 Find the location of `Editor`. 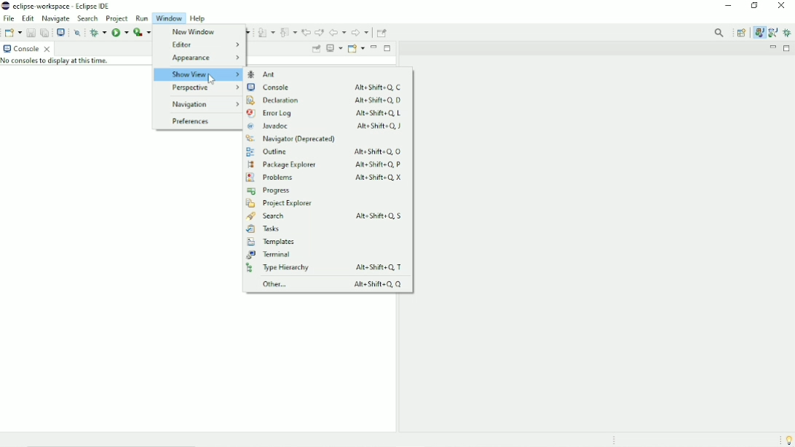

Editor is located at coordinates (204, 45).